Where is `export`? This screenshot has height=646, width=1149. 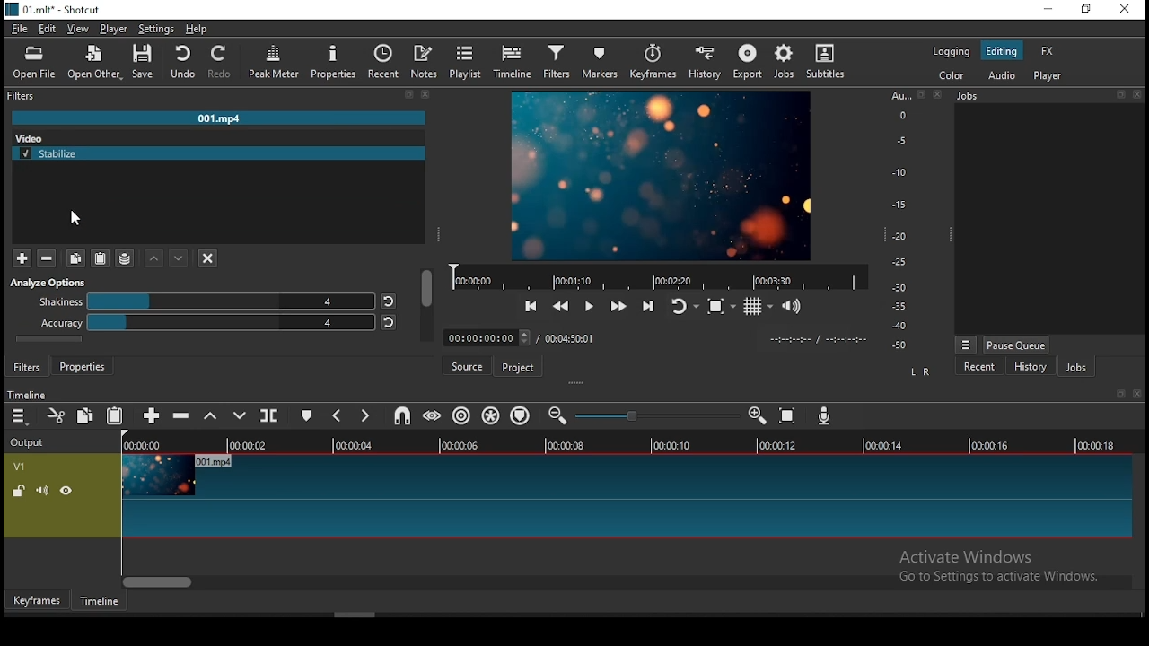
export is located at coordinates (746, 62).